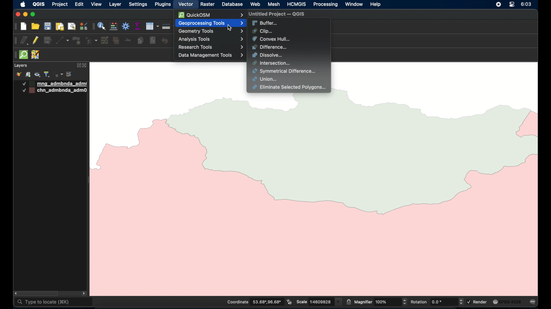 The height and width of the screenshot is (309, 551). Describe the element at coordinates (210, 39) in the screenshot. I see `analysis tools` at that location.